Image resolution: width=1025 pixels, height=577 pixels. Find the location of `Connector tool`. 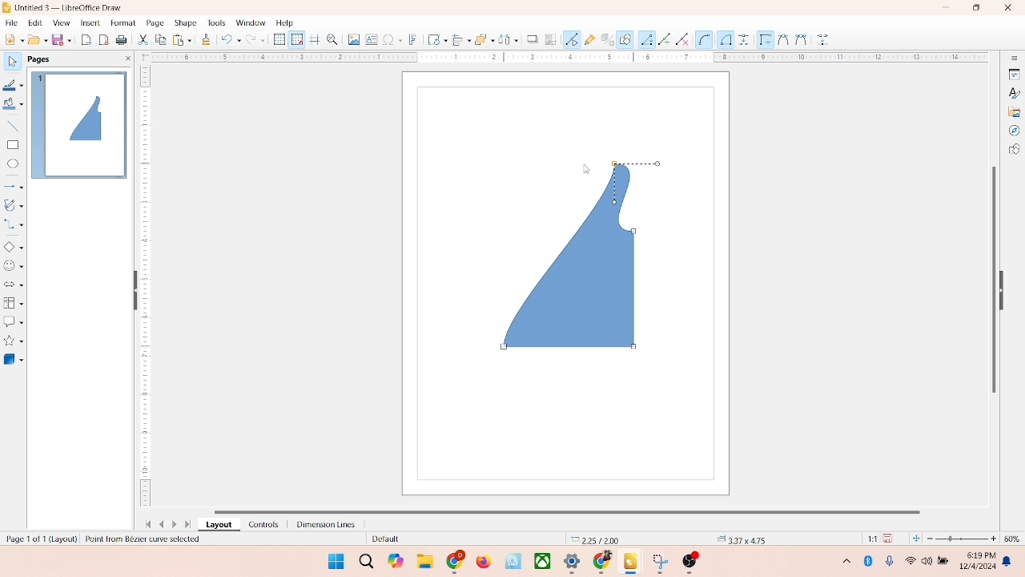

Connector tool is located at coordinates (726, 39).